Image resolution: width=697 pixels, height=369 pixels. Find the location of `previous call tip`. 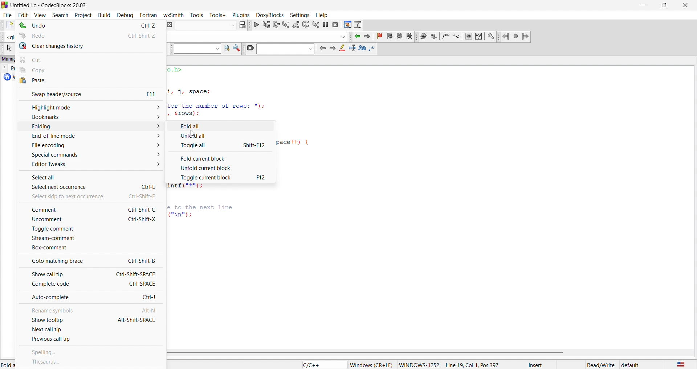

previous call tip is located at coordinates (89, 340).